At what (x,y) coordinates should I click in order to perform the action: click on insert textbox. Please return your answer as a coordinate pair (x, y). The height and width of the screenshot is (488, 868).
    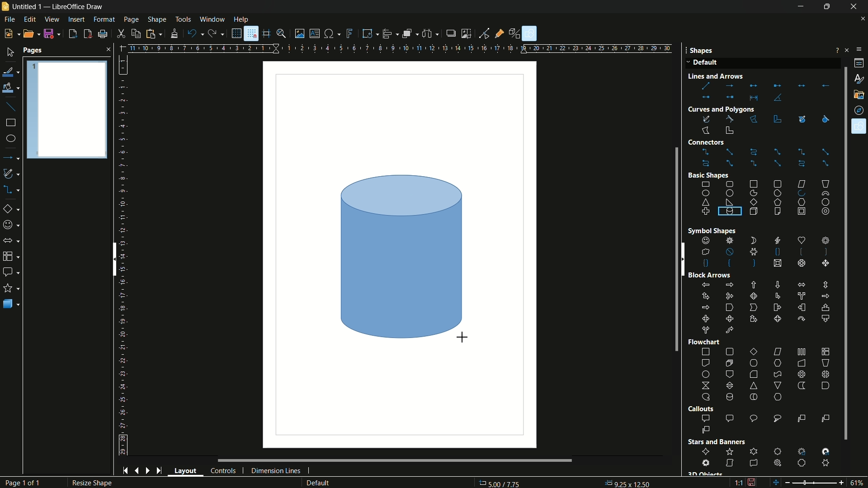
    Looking at the image, I should click on (314, 33).